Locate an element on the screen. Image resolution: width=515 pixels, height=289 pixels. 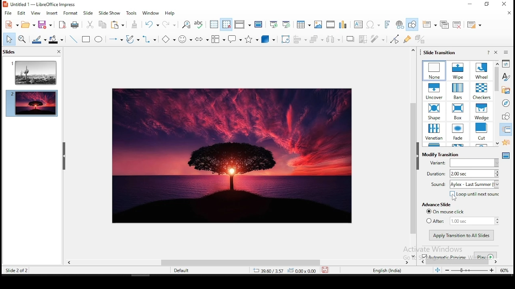
after 1.00 sec is located at coordinates (461, 221).